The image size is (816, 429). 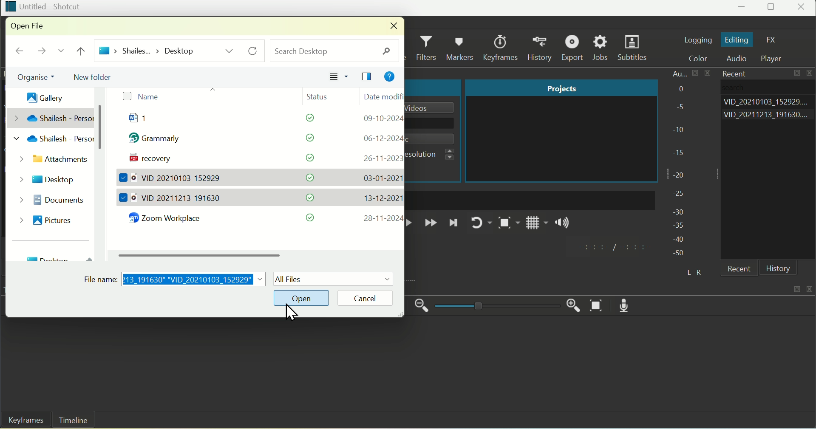 What do you see at coordinates (60, 53) in the screenshot?
I see `down` at bounding box center [60, 53].